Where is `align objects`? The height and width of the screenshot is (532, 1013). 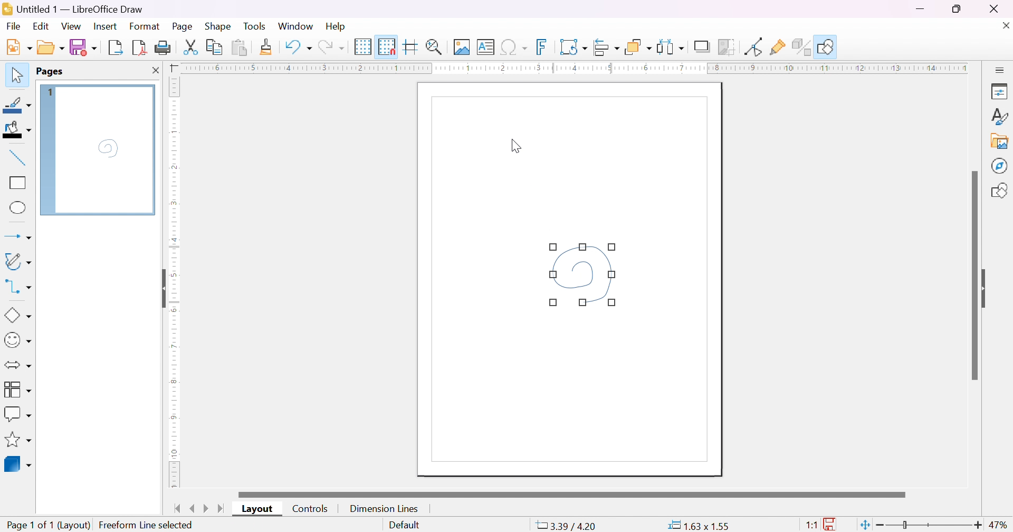
align objects is located at coordinates (605, 48).